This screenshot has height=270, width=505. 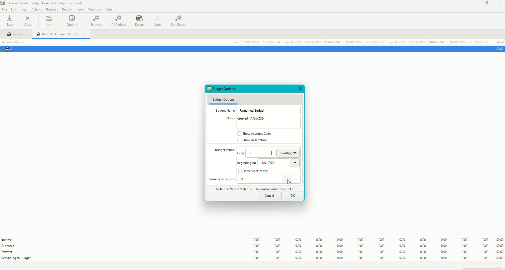 I want to click on increase, so click(x=297, y=181).